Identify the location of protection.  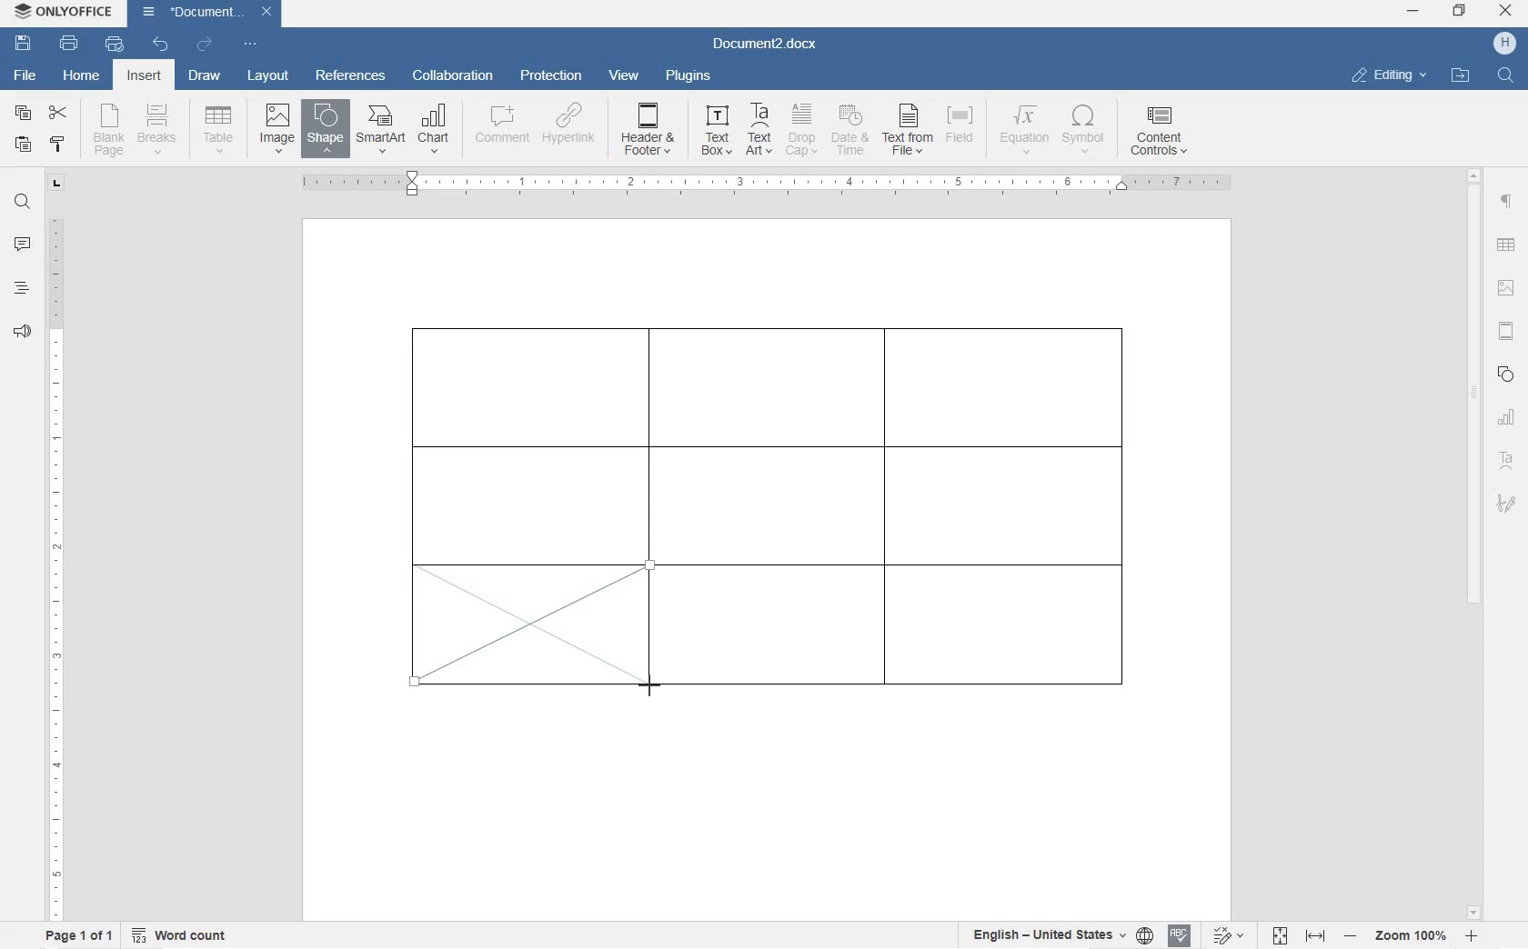
(554, 76).